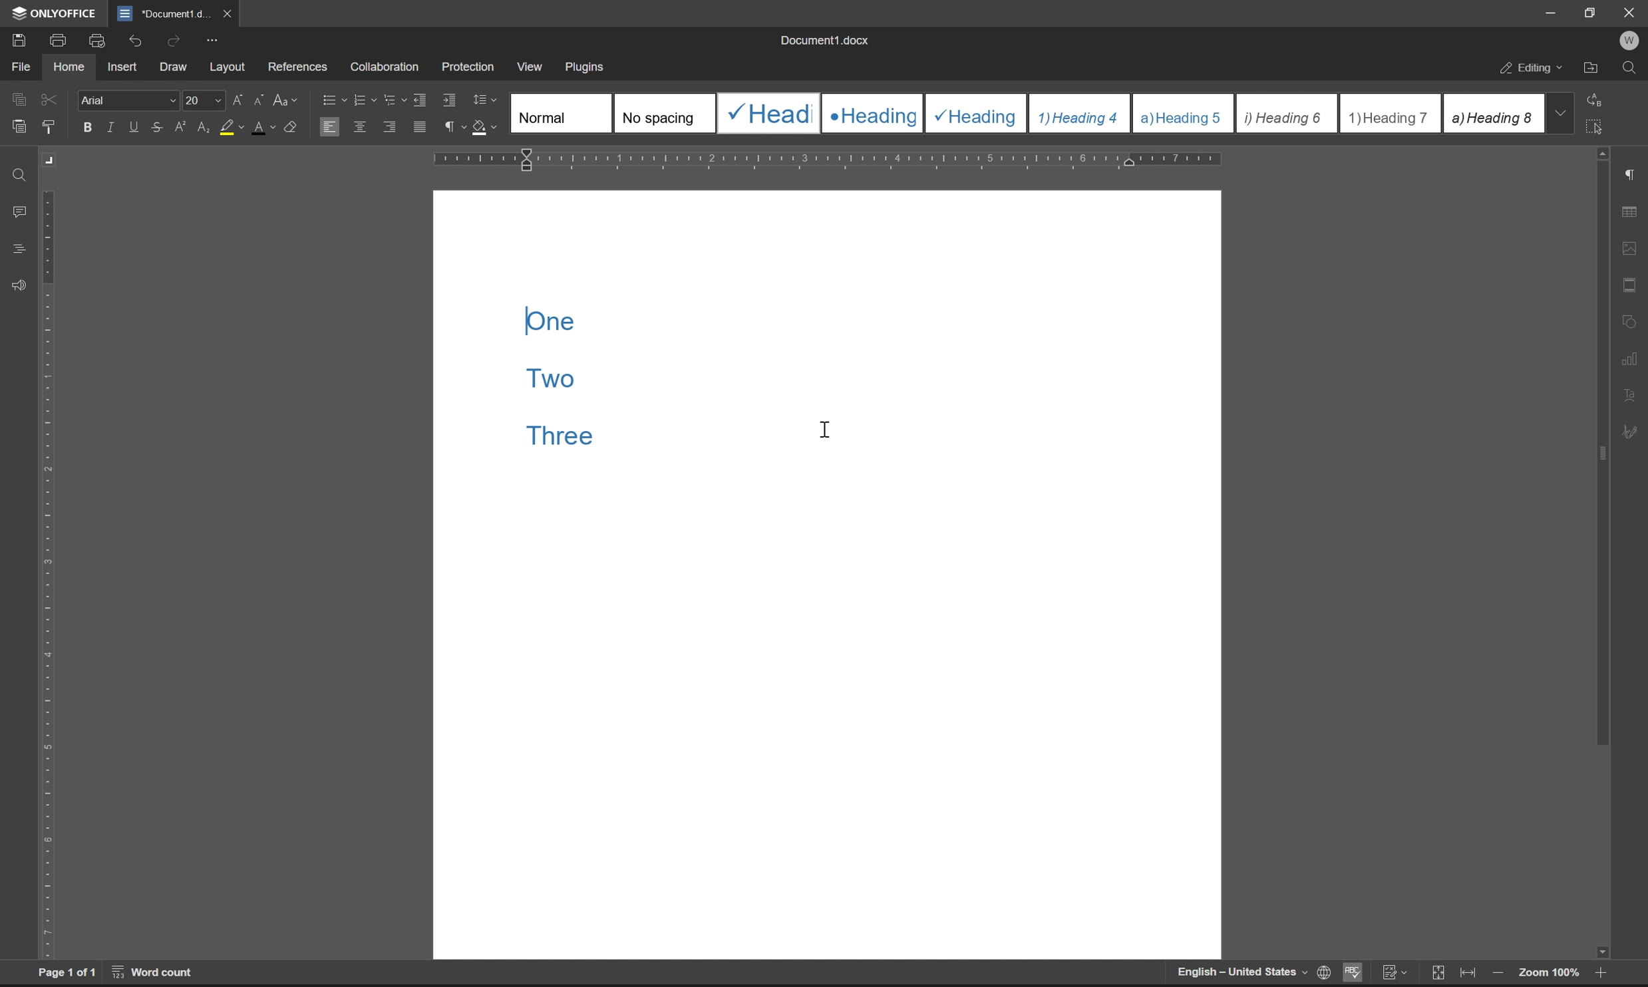  What do you see at coordinates (1437, 974) in the screenshot?
I see `fit to slide` at bounding box center [1437, 974].